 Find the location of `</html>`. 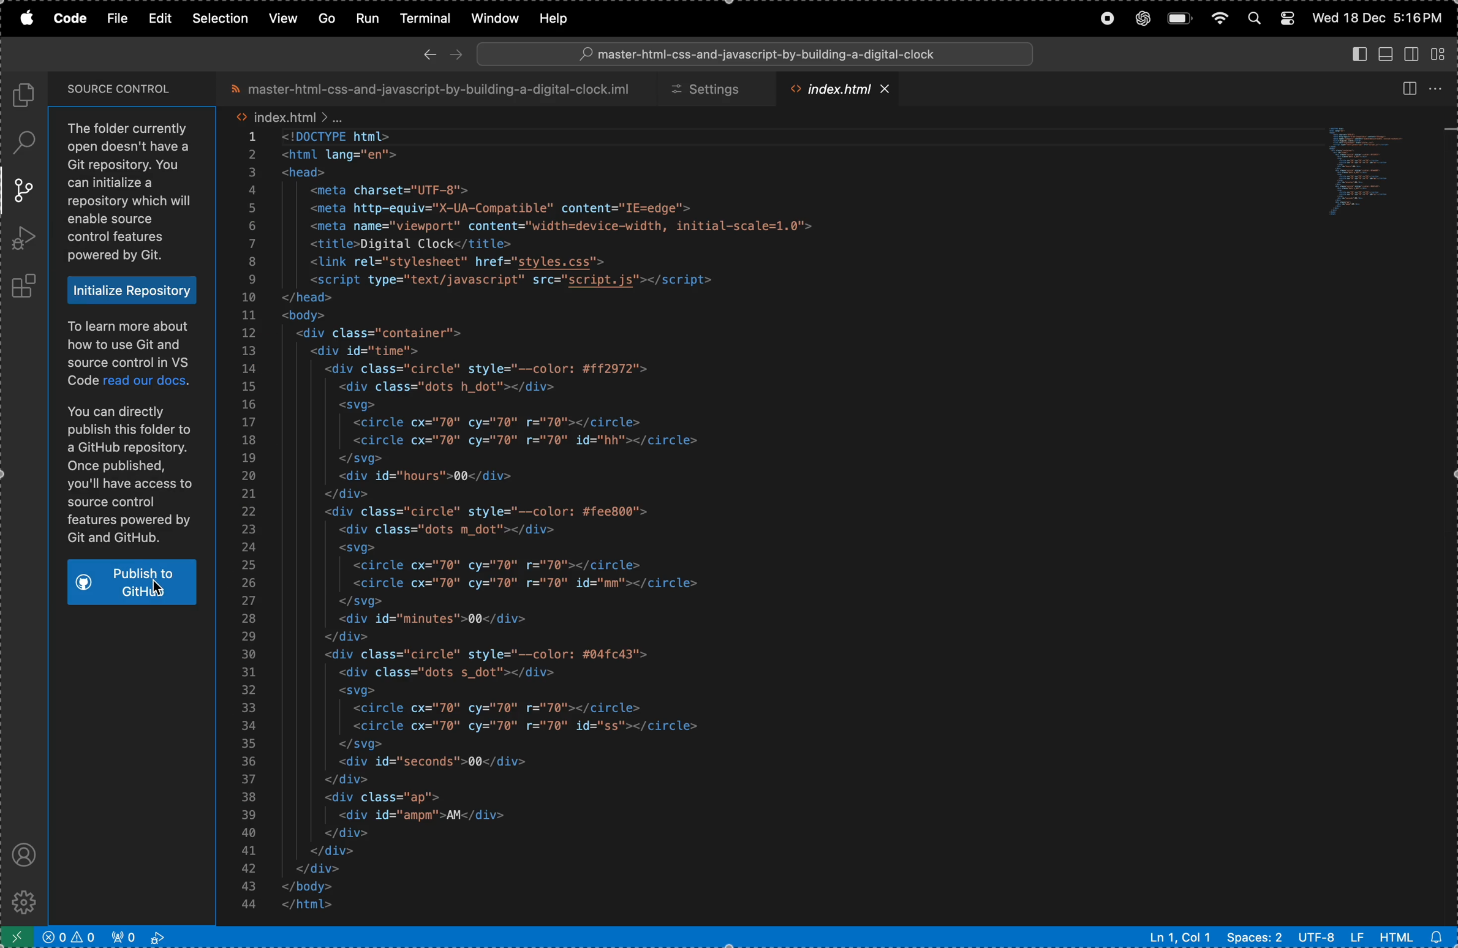

</html> is located at coordinates (327, 905).